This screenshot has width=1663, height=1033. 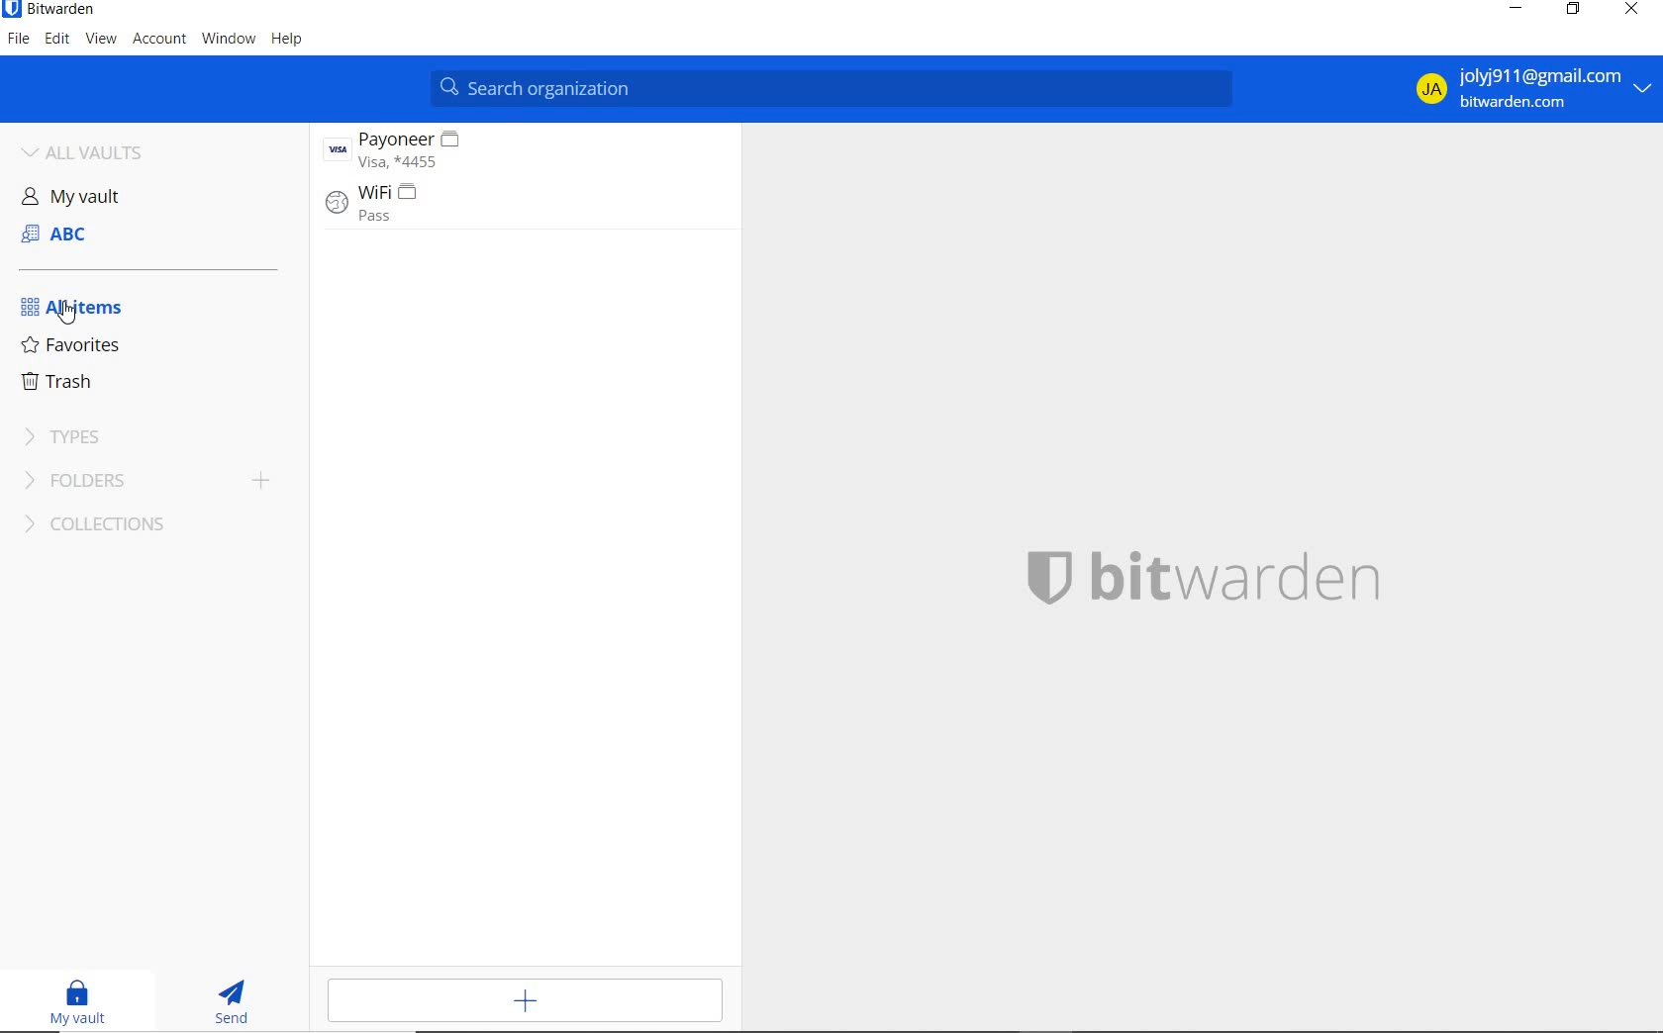 I want to click on Wifi entry, so click(x=444, y=208).